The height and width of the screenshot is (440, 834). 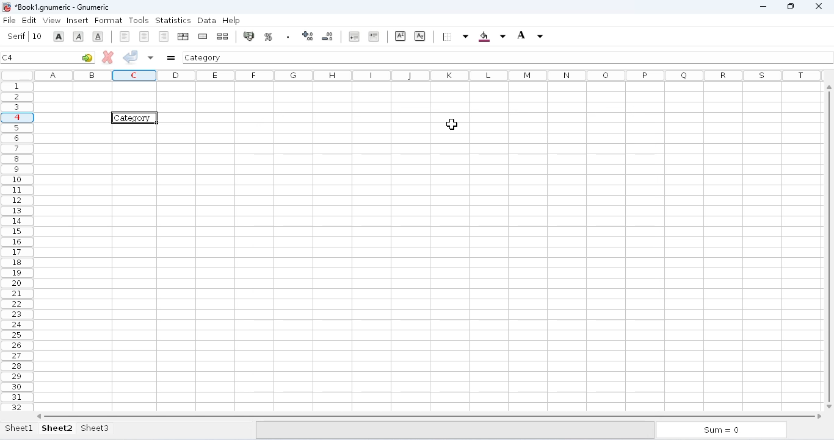 I want to click on sum = 0, so click(x=719, y=430).